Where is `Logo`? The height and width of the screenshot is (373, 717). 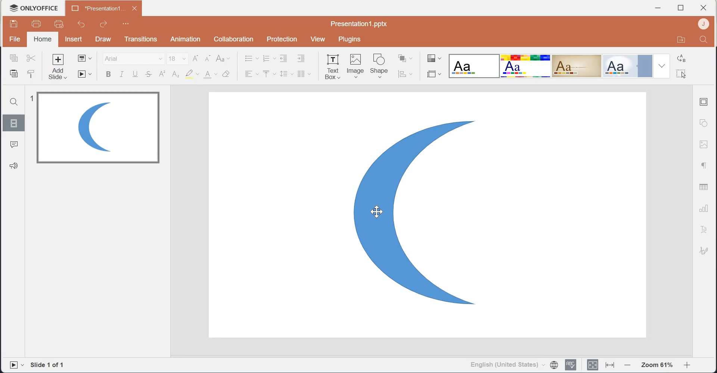
Logo is located at coordinates (33, 8).